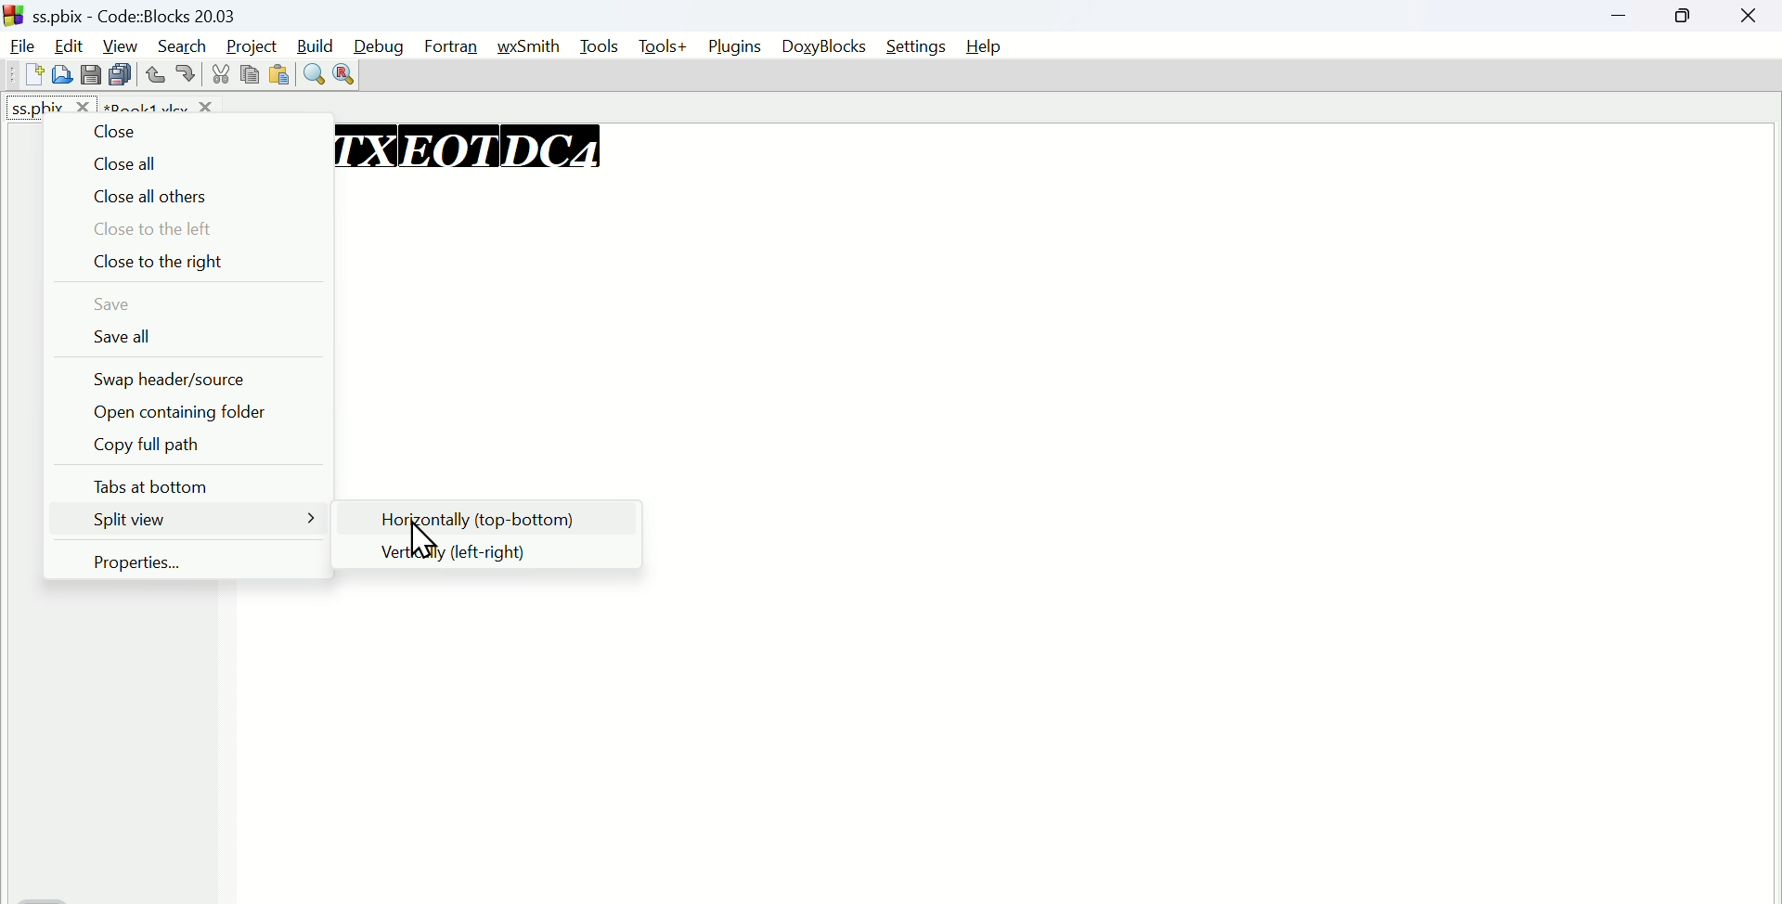  I want to click on Copy, so click(93, 73).